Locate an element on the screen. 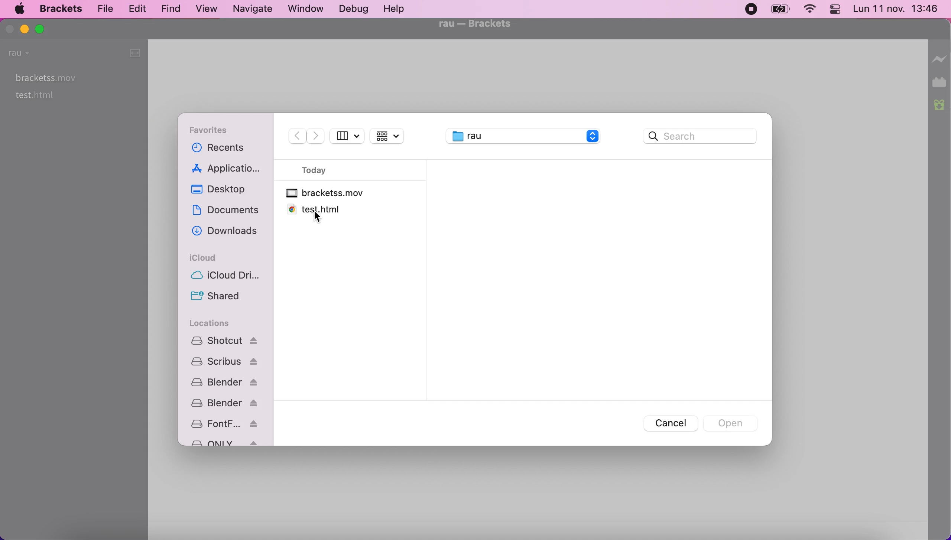  locations is located at coordinates (218, 323).